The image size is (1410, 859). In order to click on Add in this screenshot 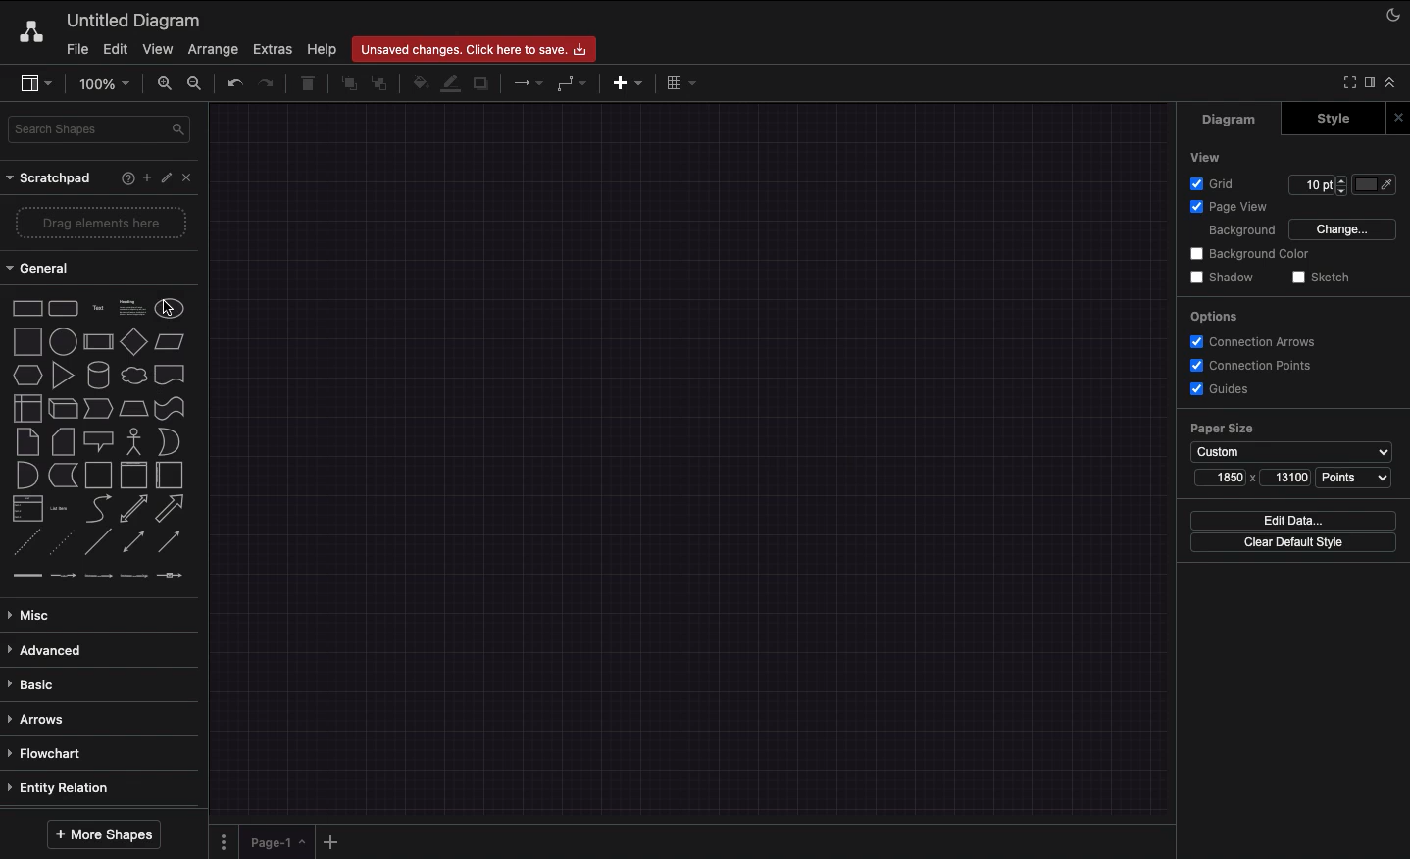, I will do `click(146, 177)`.